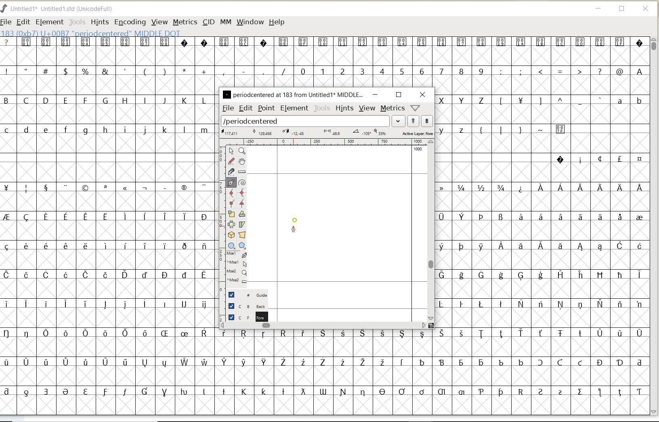 The width and height of the screenshot is (659, 422). Describe the element at coordinates (243, 246) in the screenshot. I see `polygon or star` at that location.